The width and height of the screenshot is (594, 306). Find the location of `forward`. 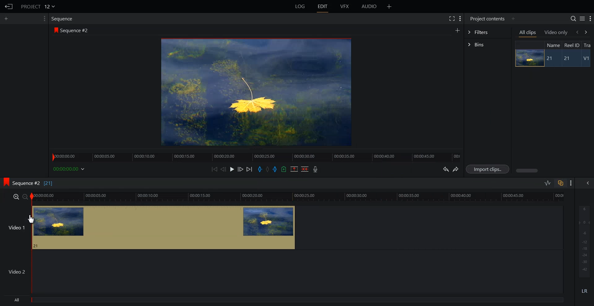

forward is located at coordinates (587, 32).